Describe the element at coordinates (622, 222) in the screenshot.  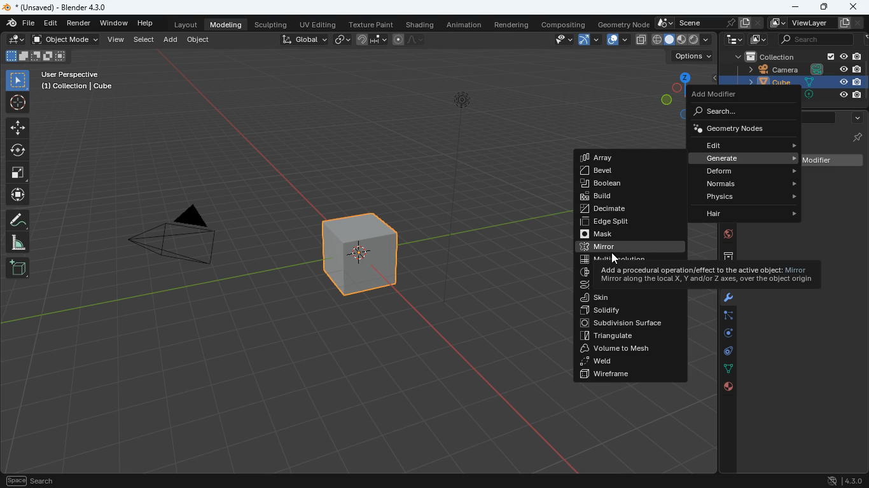
I see `edge split` at that location.